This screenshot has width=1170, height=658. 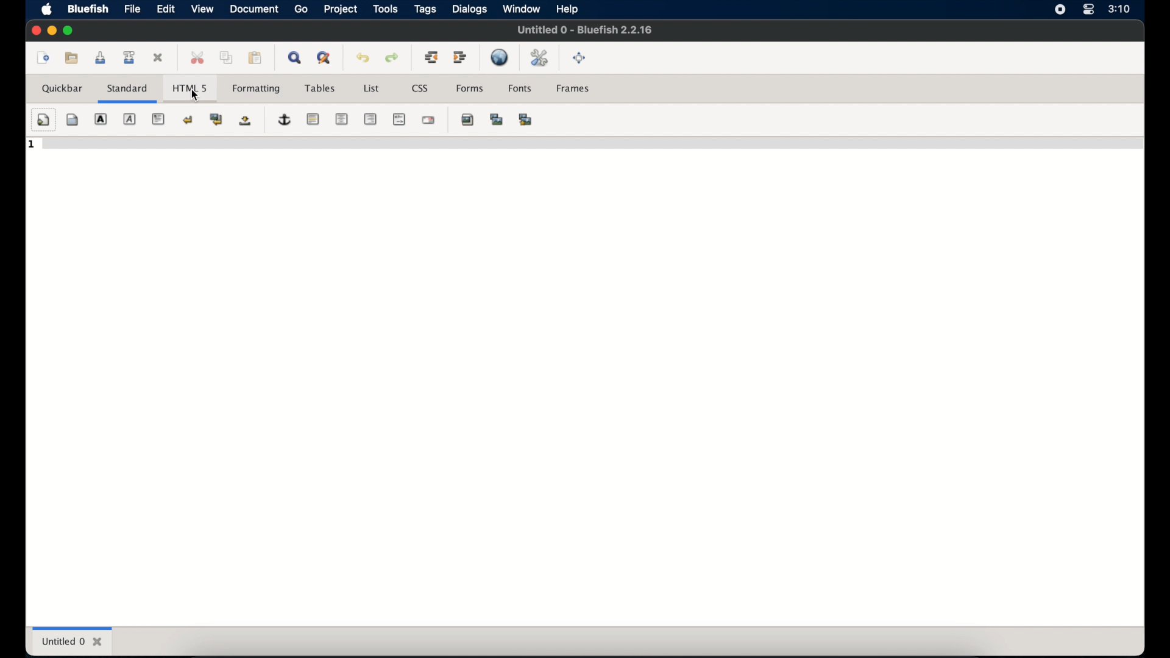 What do you see at coordinates (165, 9) in the screenshot?
I see `edit` at bounding box center [165, 9].